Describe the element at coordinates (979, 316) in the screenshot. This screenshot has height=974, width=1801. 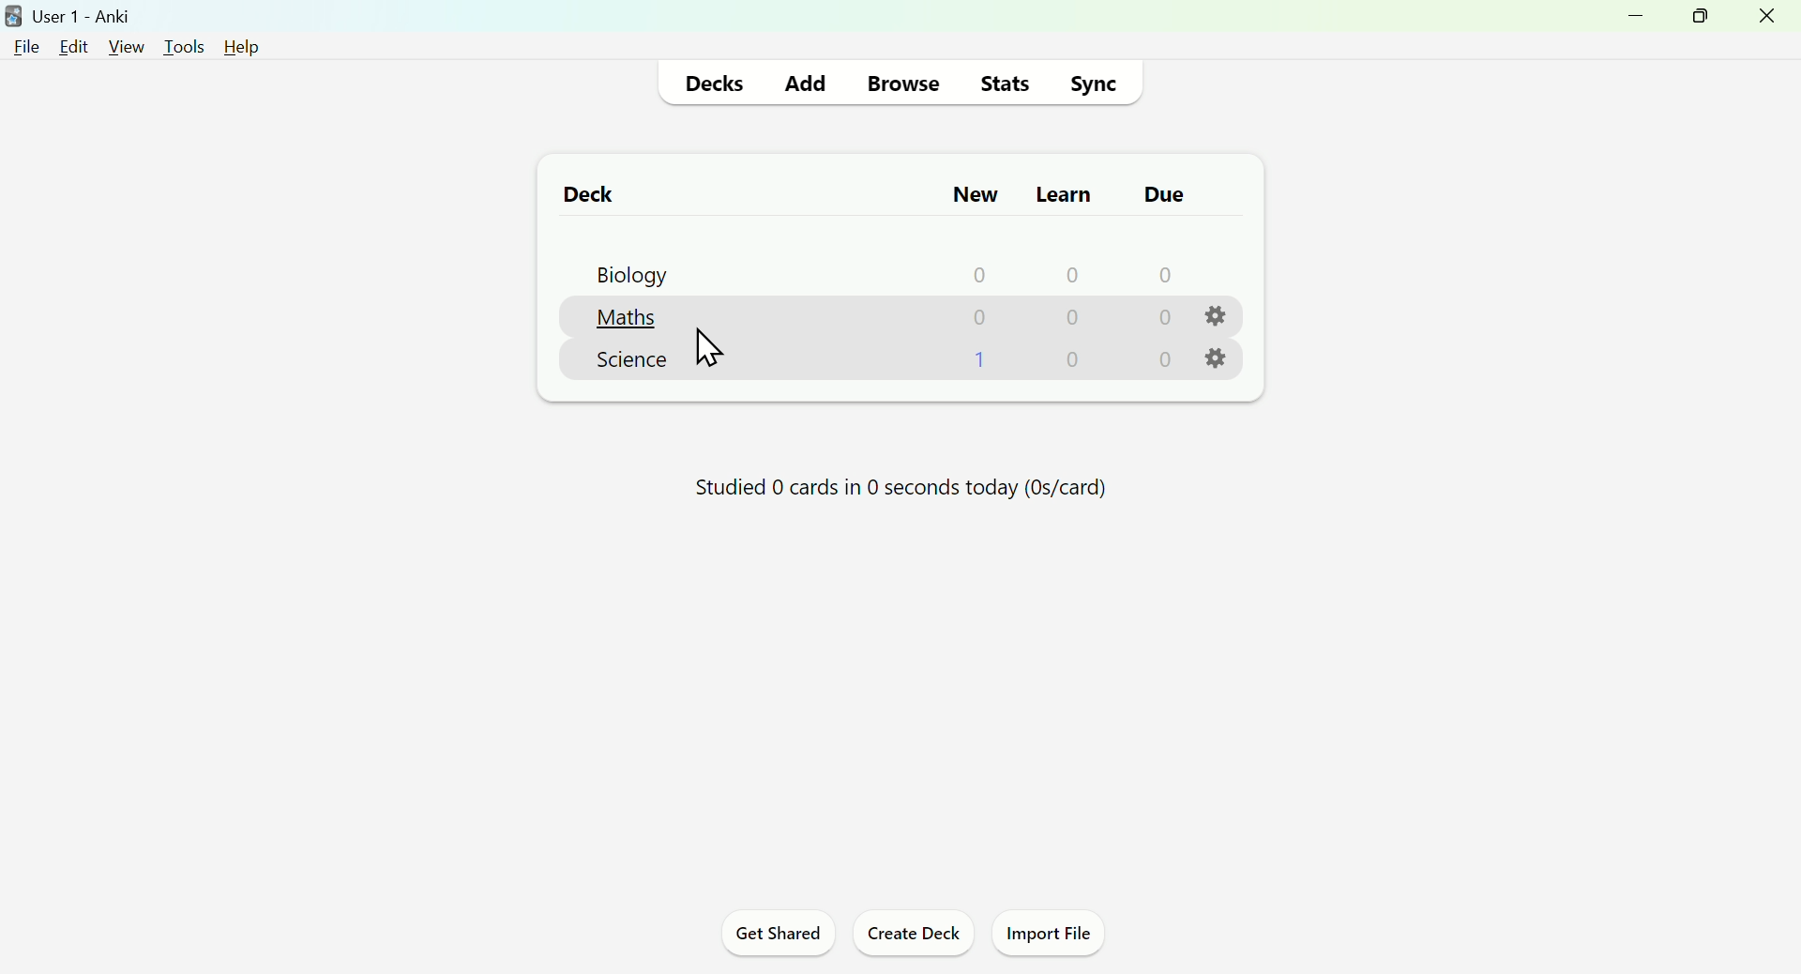
I see `0` at that location.